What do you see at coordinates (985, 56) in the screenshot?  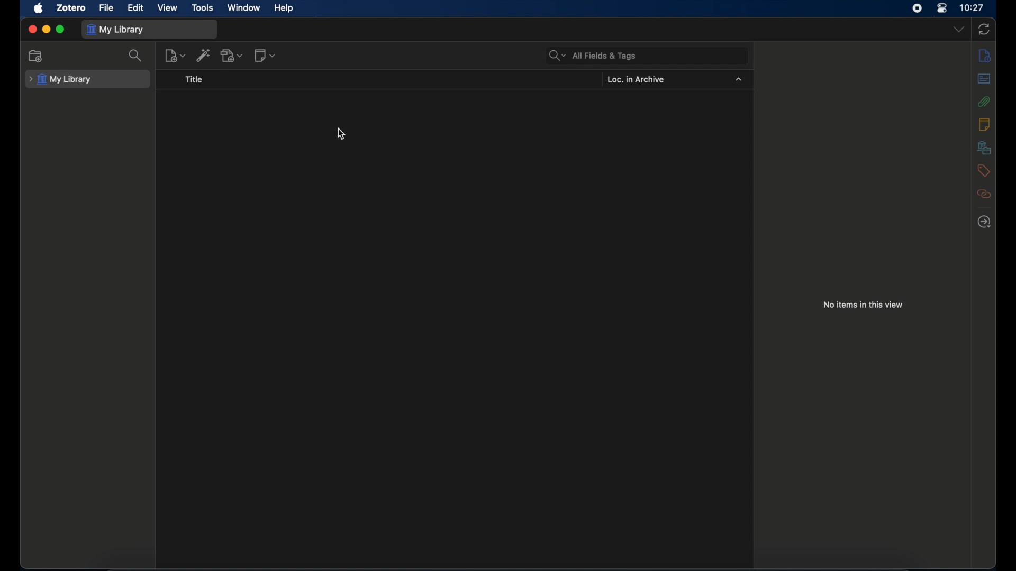 I see `notes` at bounding box center [985, 56].